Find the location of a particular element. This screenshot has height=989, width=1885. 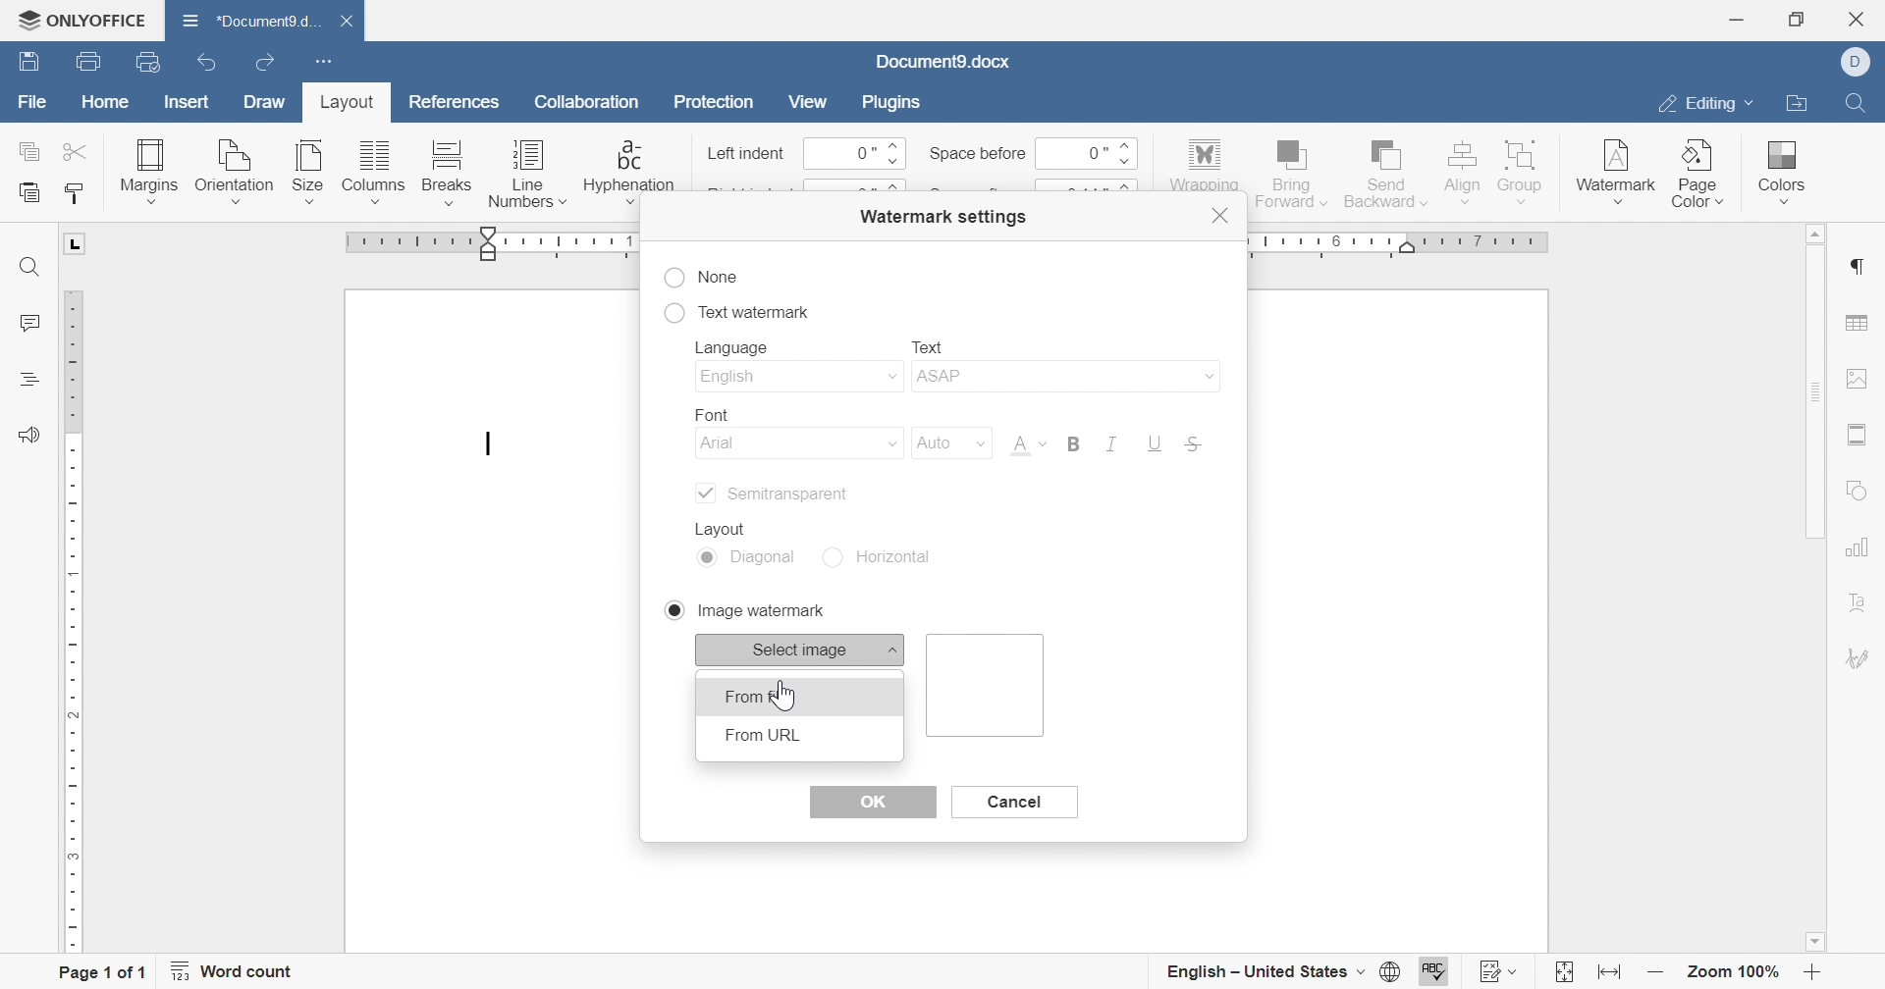

hyphenation is located at coordinates (628, 172).